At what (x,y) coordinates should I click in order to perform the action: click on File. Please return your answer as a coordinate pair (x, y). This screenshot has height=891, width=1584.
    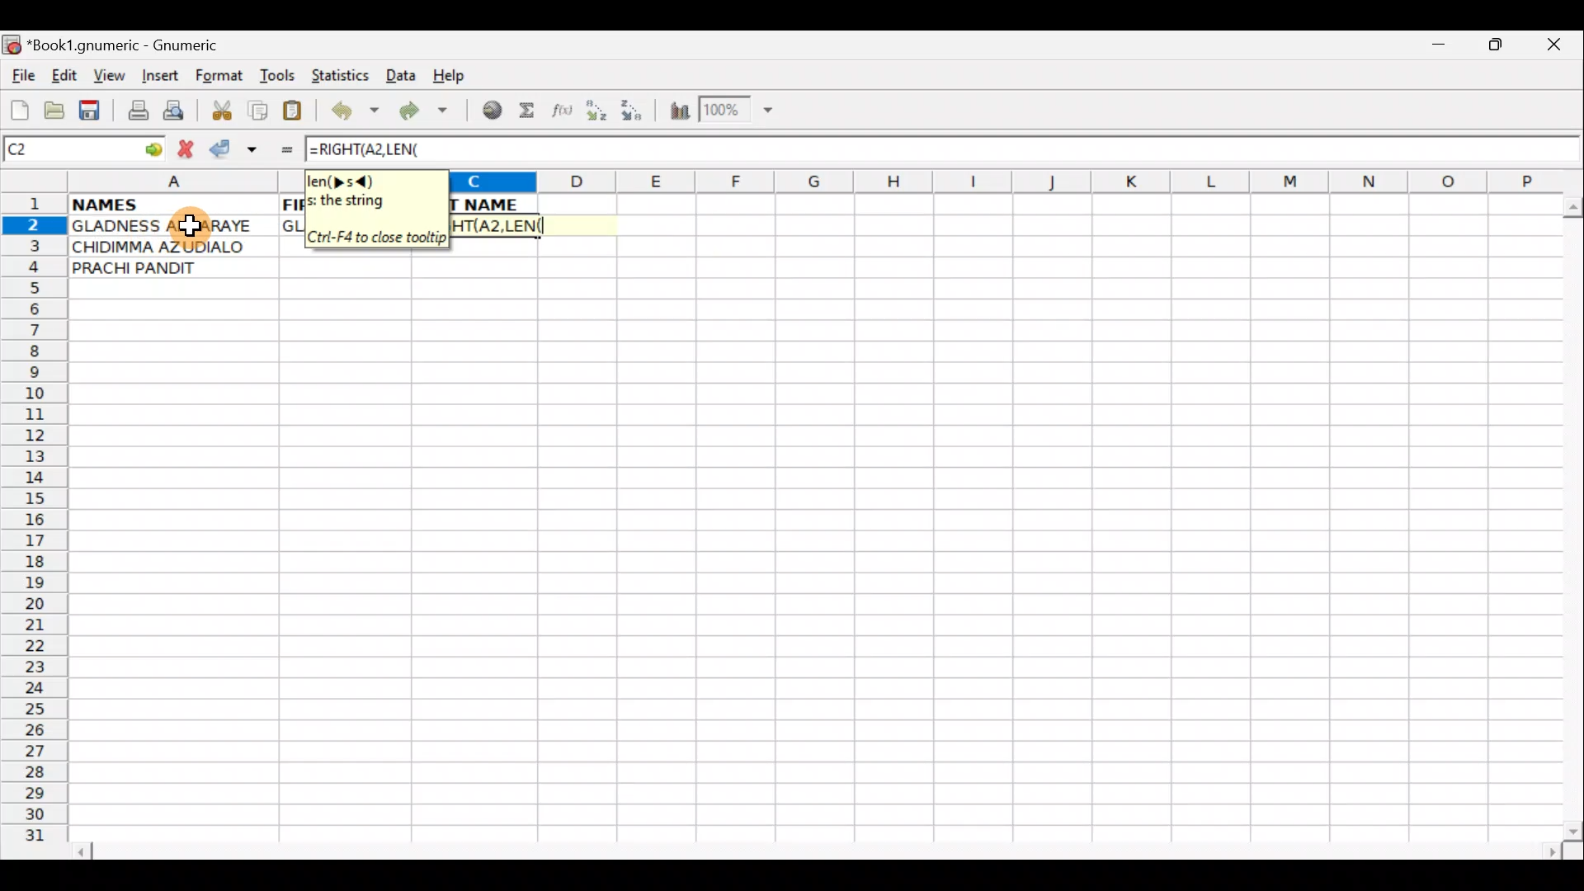
    Looking at the image, I should click on (21, 77).